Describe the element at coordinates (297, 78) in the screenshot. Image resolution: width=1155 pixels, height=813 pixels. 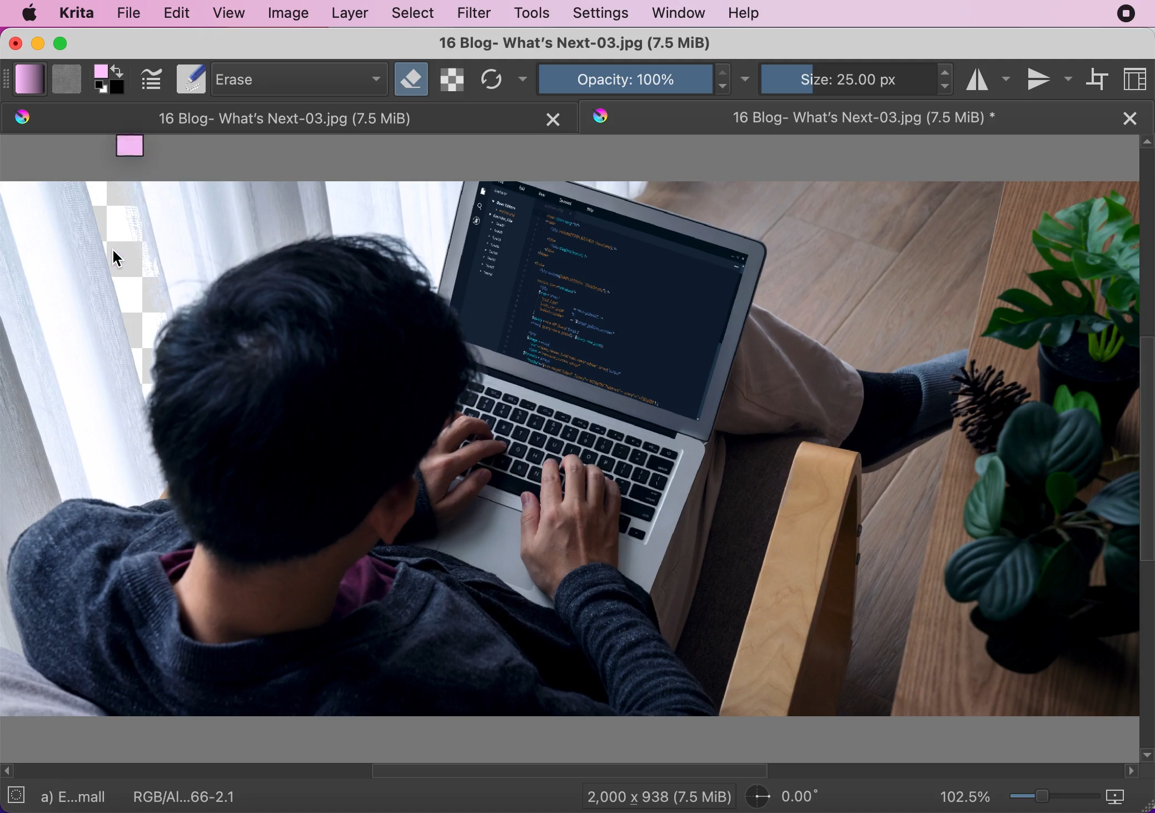
I see `erase` at that location.